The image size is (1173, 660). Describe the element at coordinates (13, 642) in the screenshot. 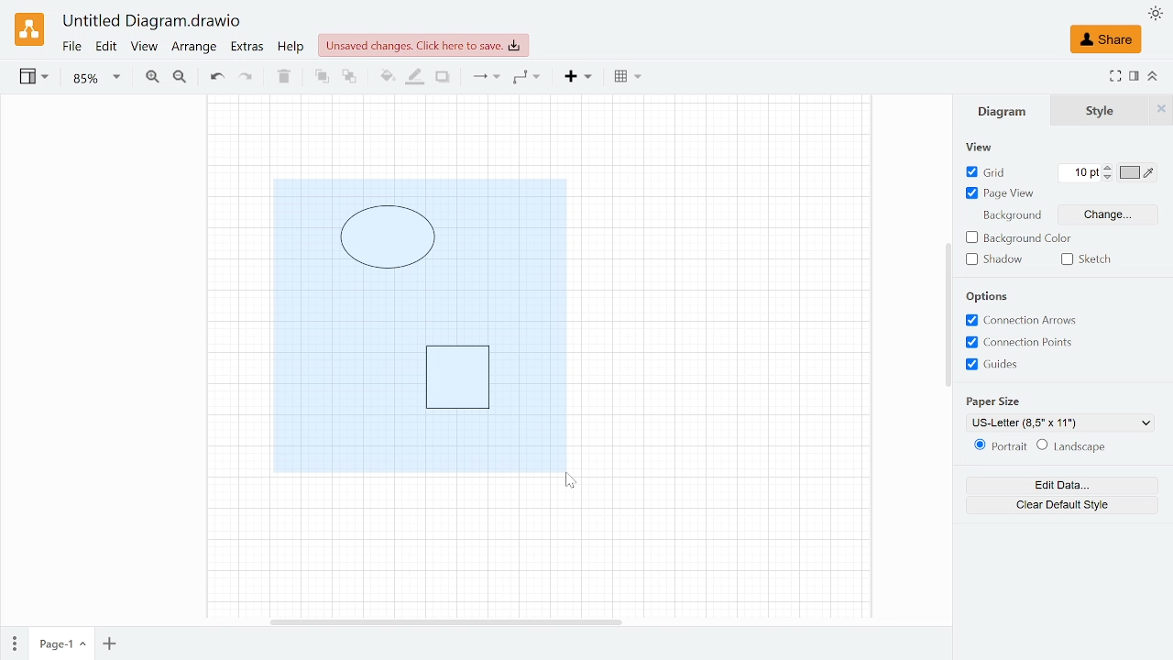

I see `Pages` at that location.